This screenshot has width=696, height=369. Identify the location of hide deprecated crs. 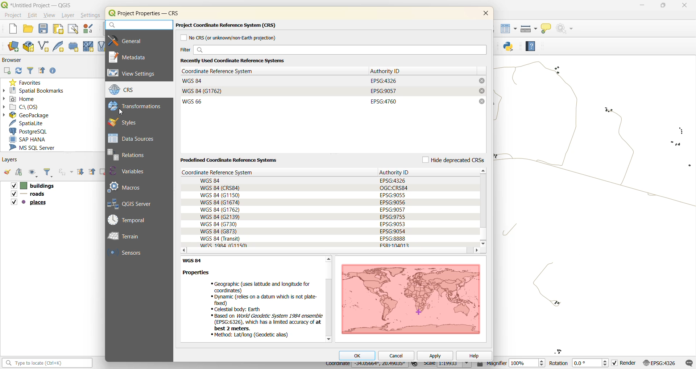
(452, 159).